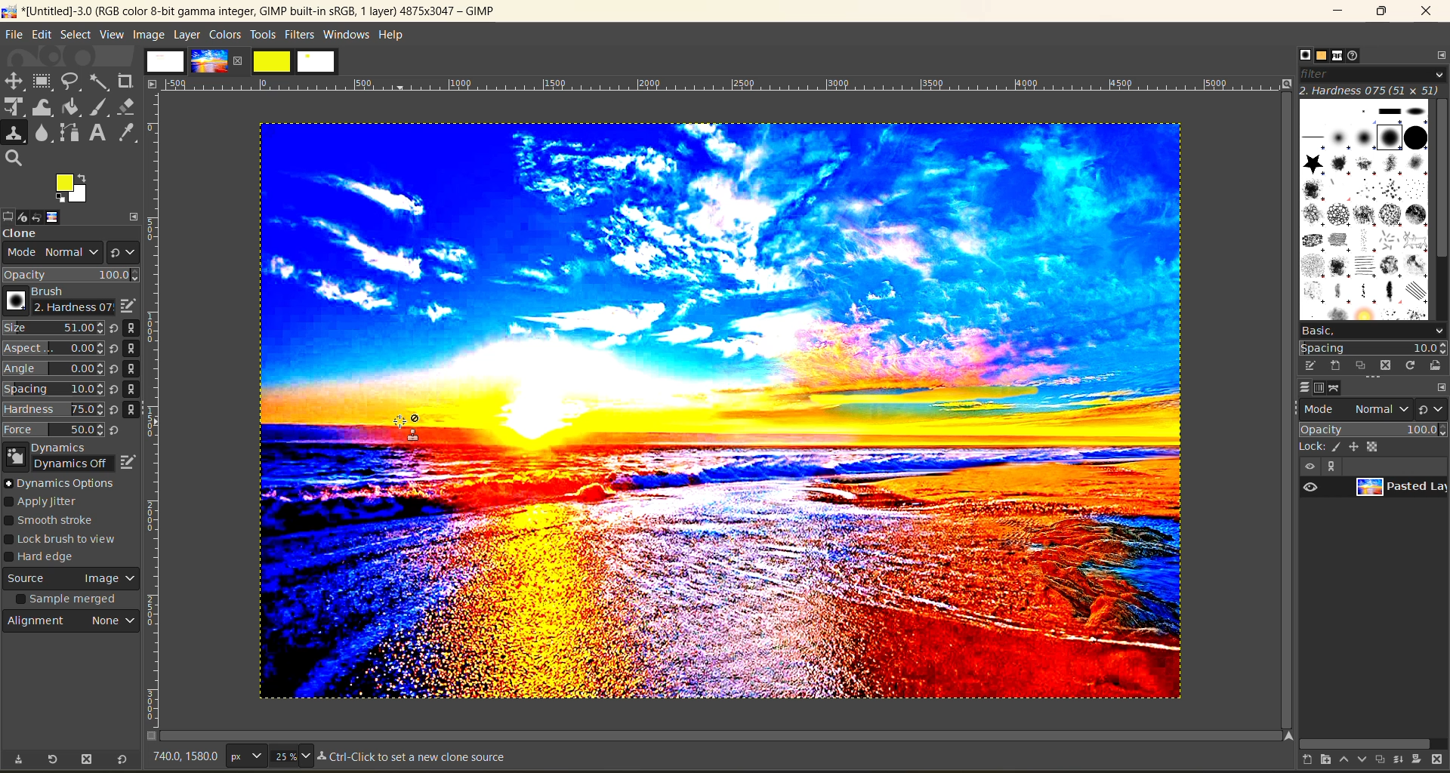 Image resolution: width=1450 pixels, height=773 pixels. Describe the element at coordinates (54, 370) in the screenshot. I see `Angle 0.00` at that location.